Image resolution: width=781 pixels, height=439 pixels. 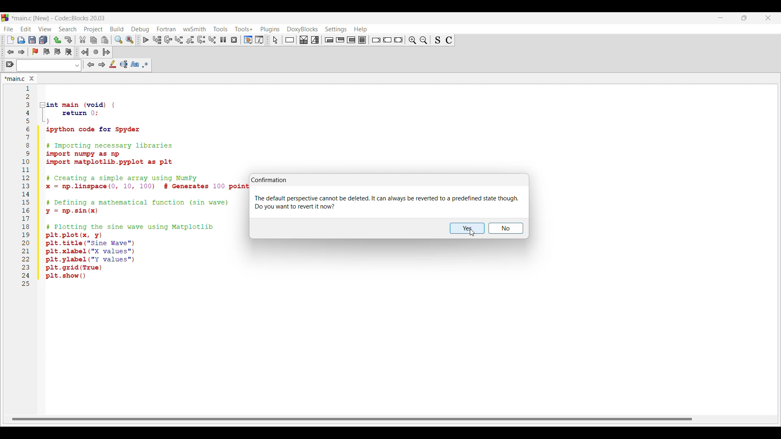 What do you see at coordinates (140, 29) in the screenshot?
I see `Debug menu` at bounding box center [140, 29].